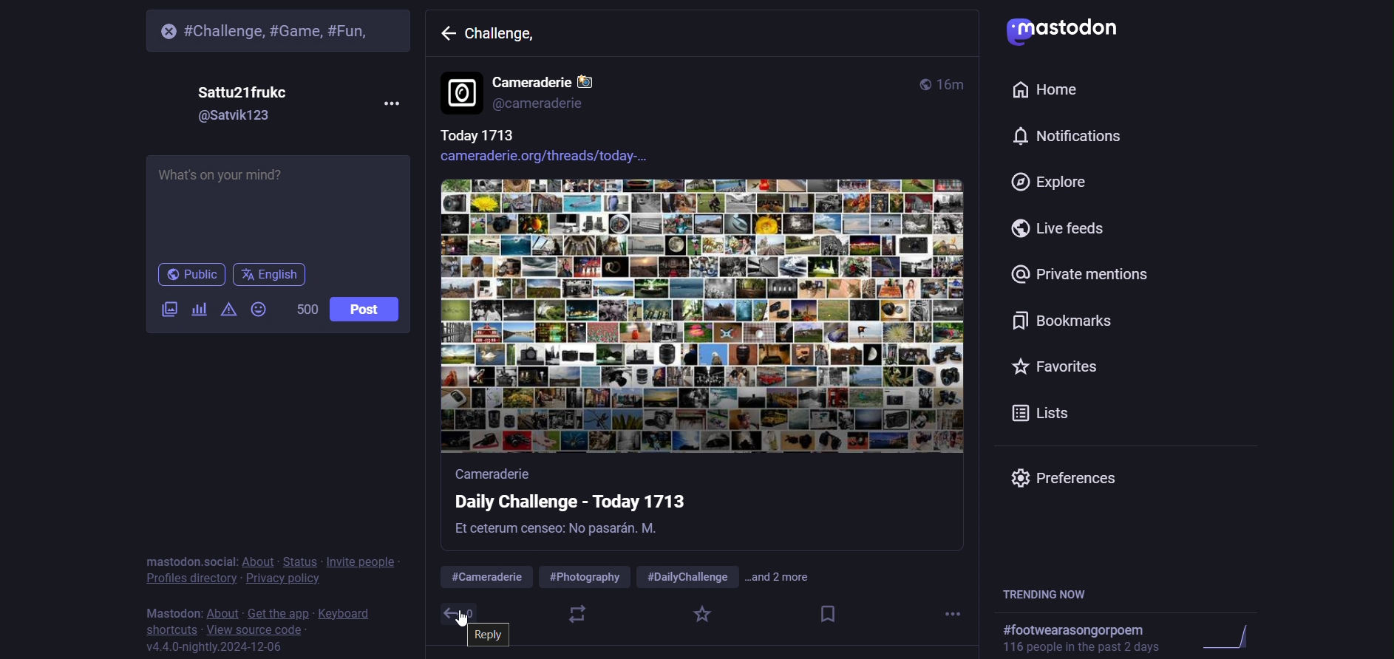  I want to click on 16m, so click(954, 85).